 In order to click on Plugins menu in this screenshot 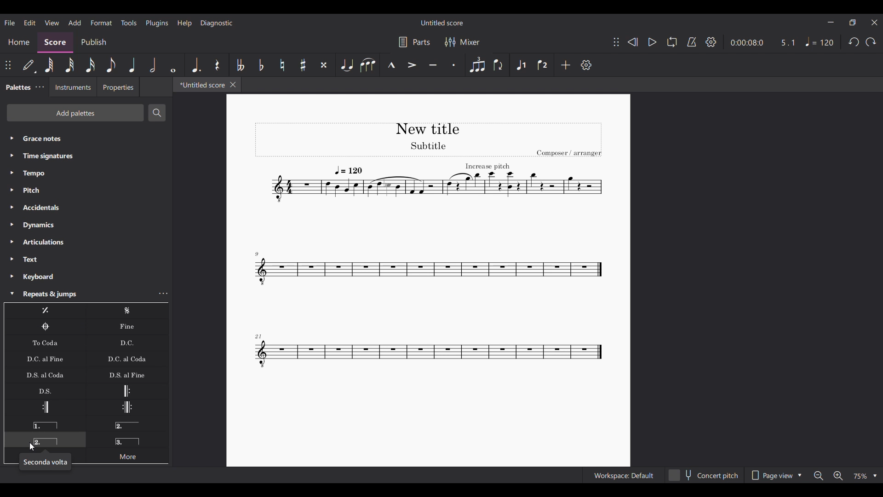, I will do `click(157, 23)`.